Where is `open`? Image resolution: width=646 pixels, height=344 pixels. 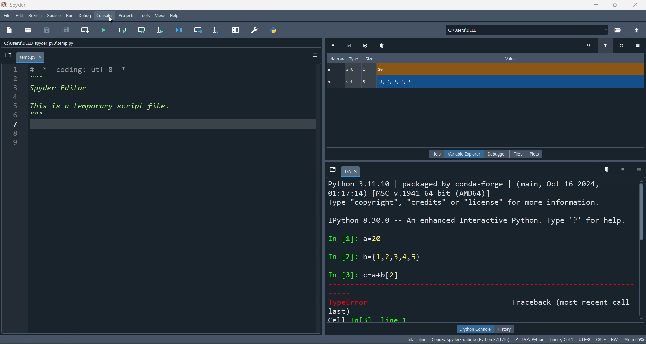
open is located at coordinates (29, 30).